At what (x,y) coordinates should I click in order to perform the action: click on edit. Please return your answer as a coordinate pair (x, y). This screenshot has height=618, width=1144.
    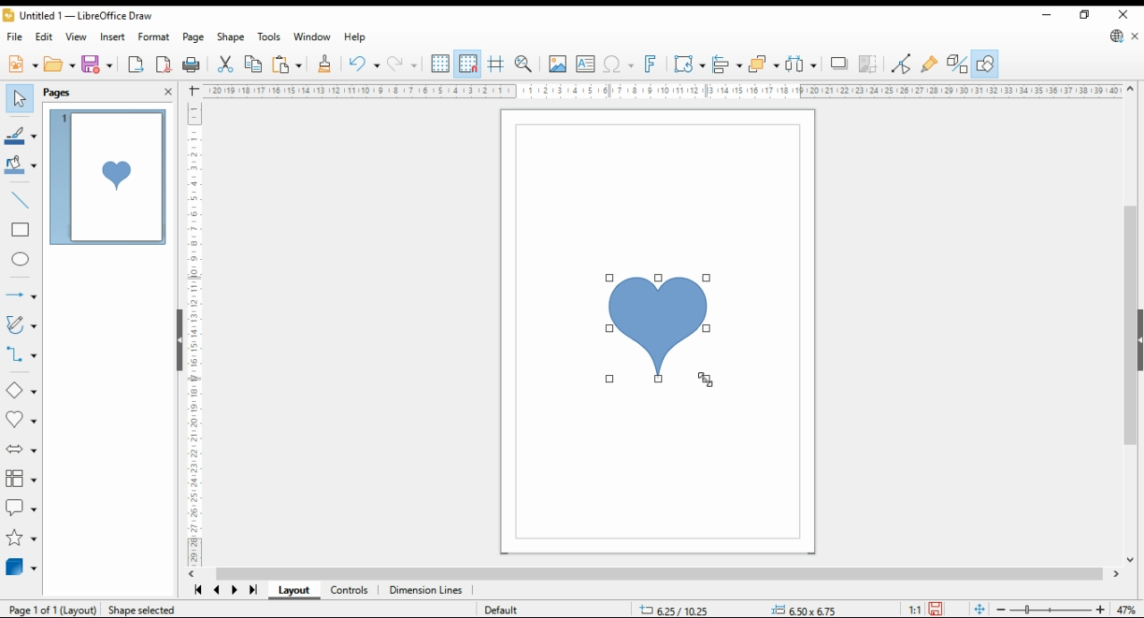
    Looking at the image, I should click on (44, 38).